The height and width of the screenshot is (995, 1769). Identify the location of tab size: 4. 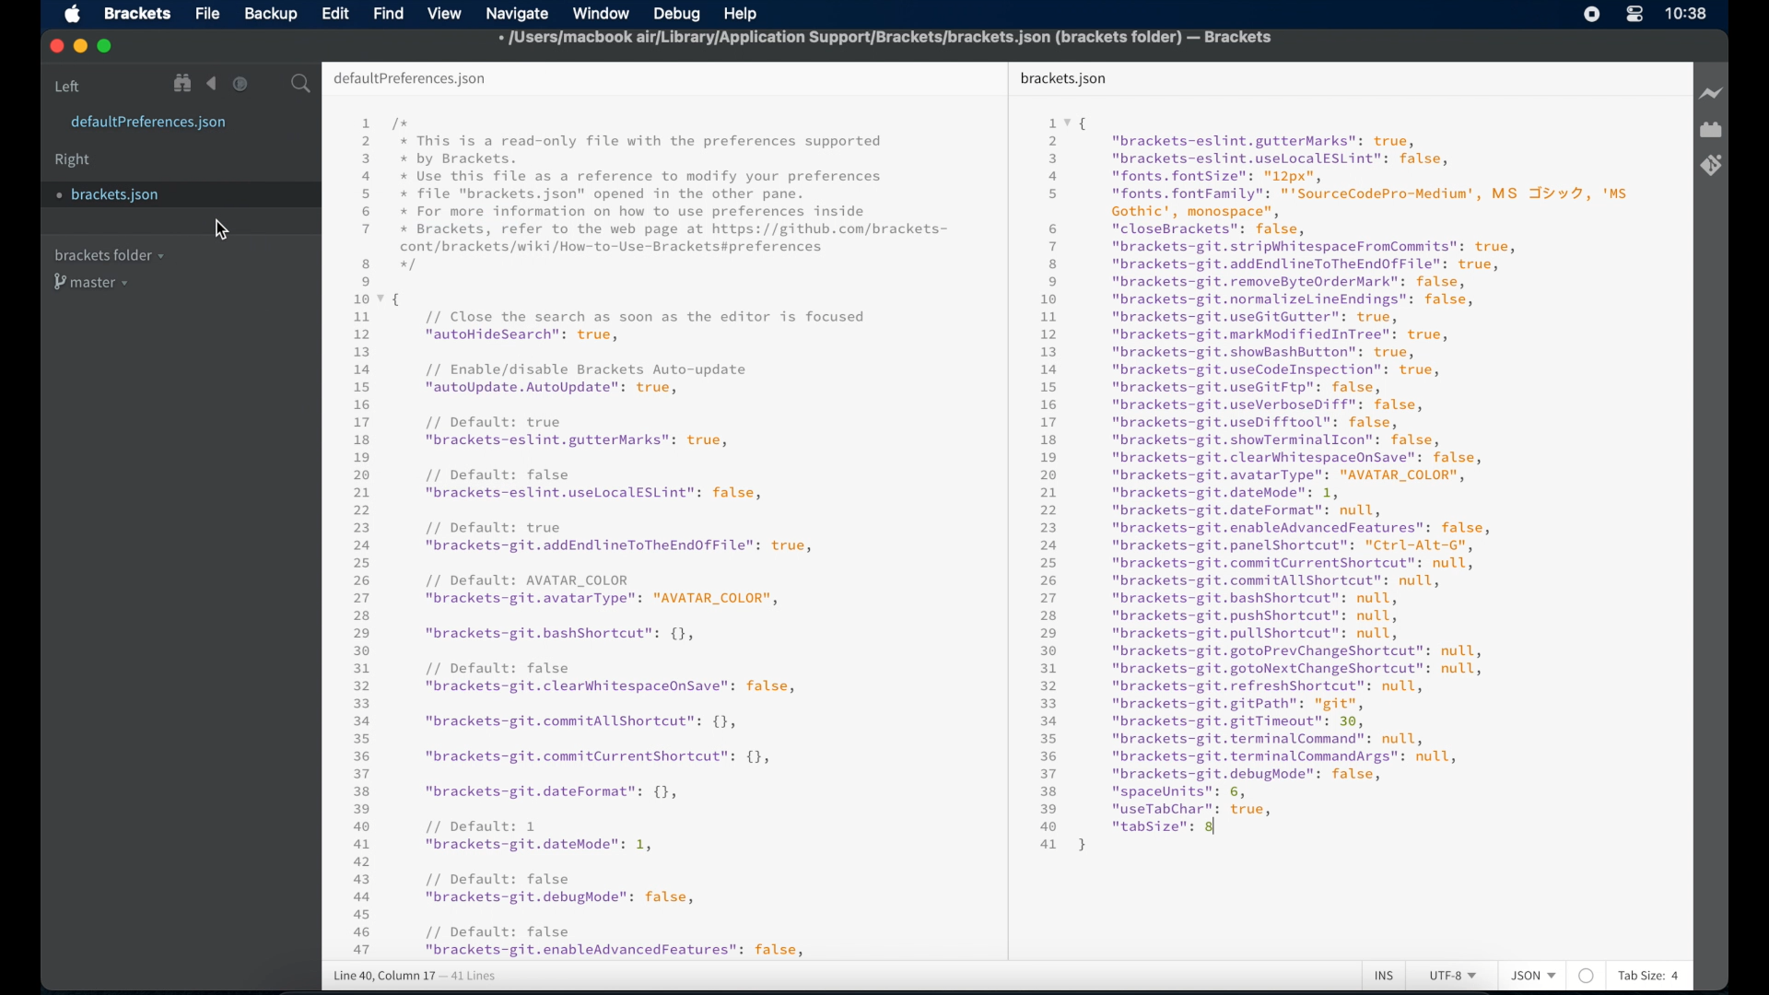
(1649, 975).